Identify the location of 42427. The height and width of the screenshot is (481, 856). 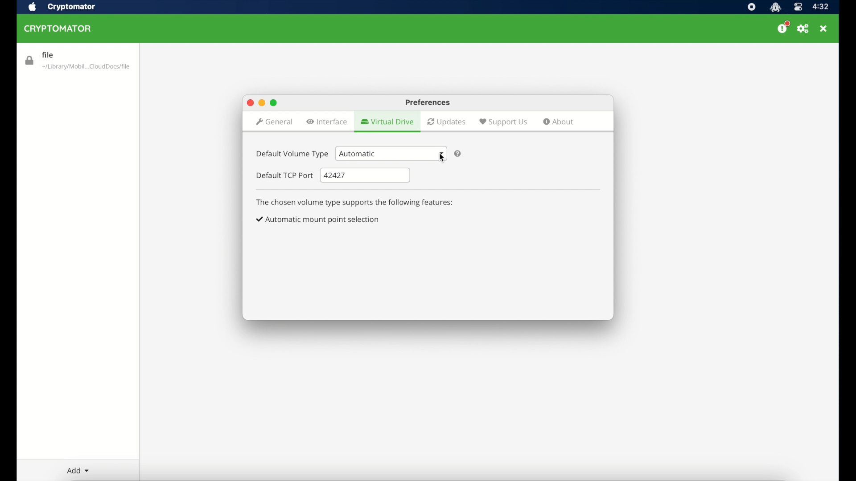
(366, 175).